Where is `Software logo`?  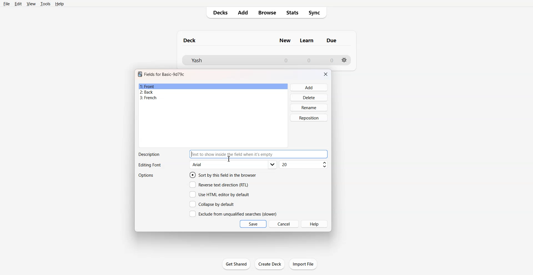
Software logo is located at coordinates (140, 74).